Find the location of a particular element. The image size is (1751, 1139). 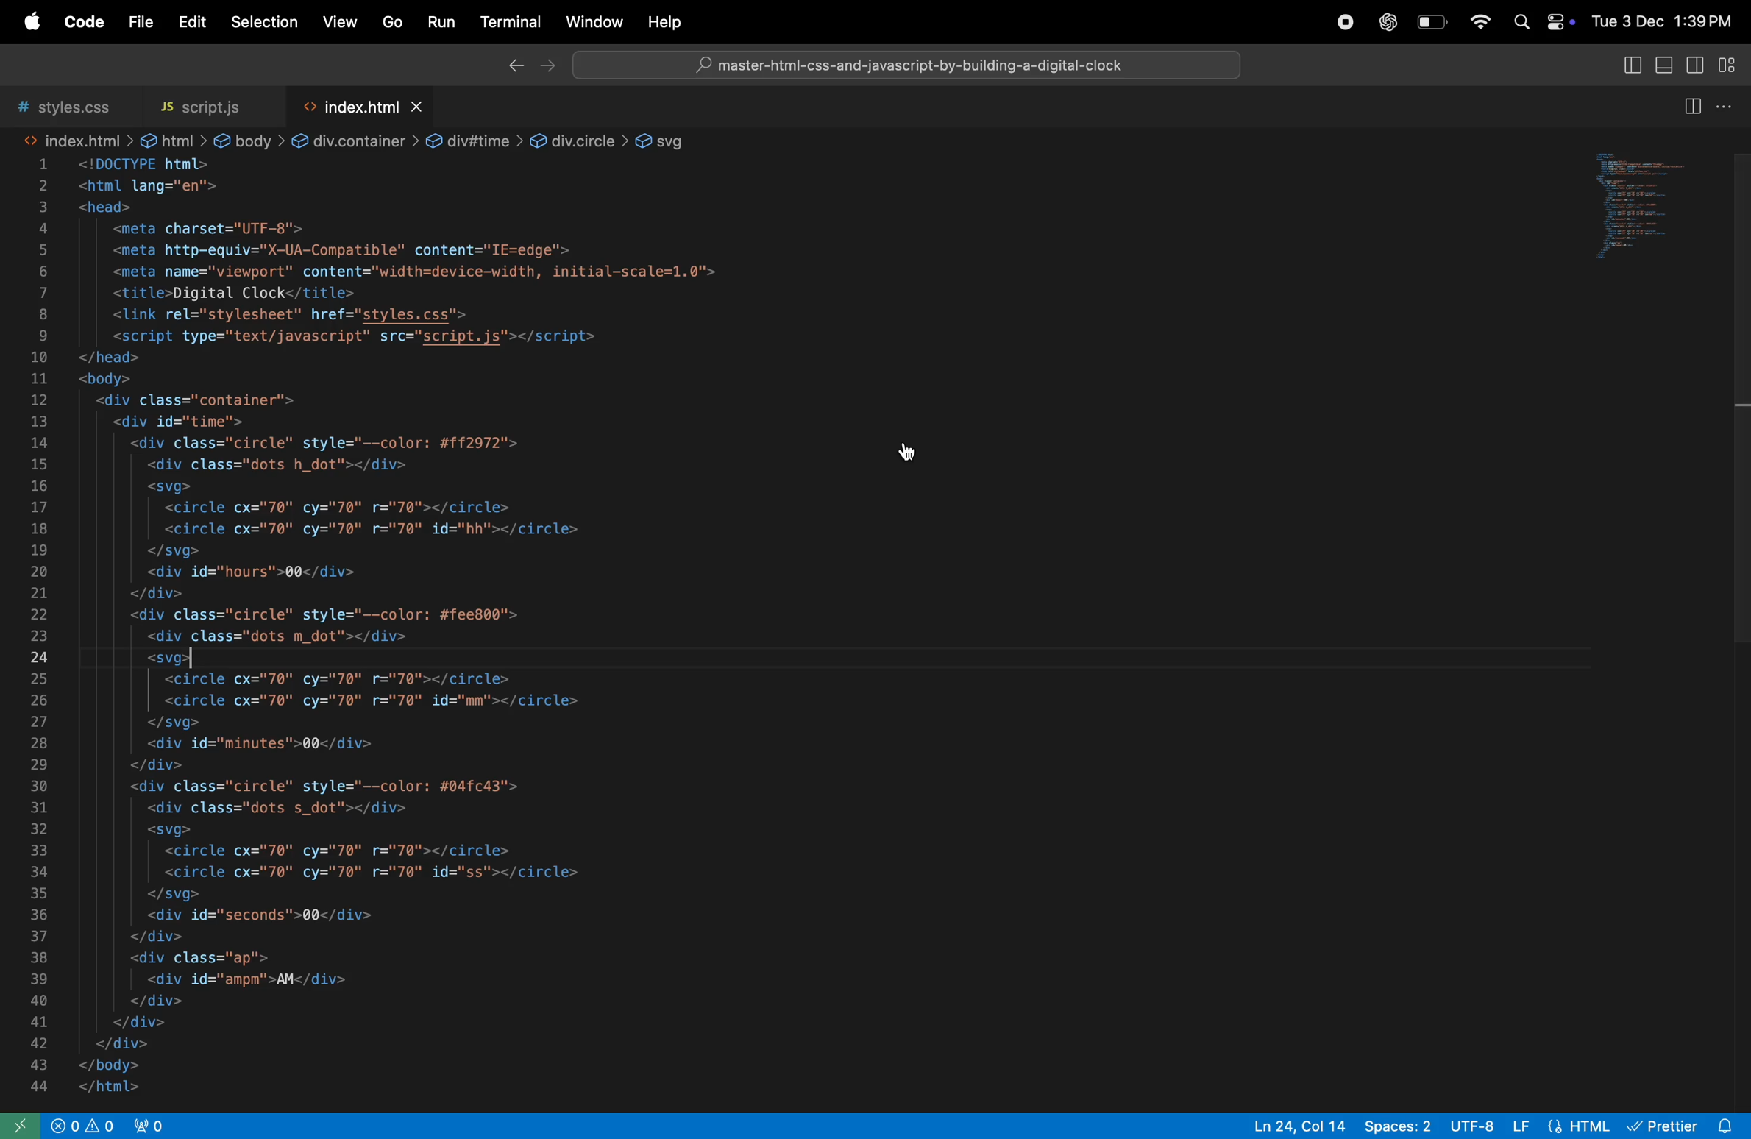

customize layour is located at coordinates (1728, 63).